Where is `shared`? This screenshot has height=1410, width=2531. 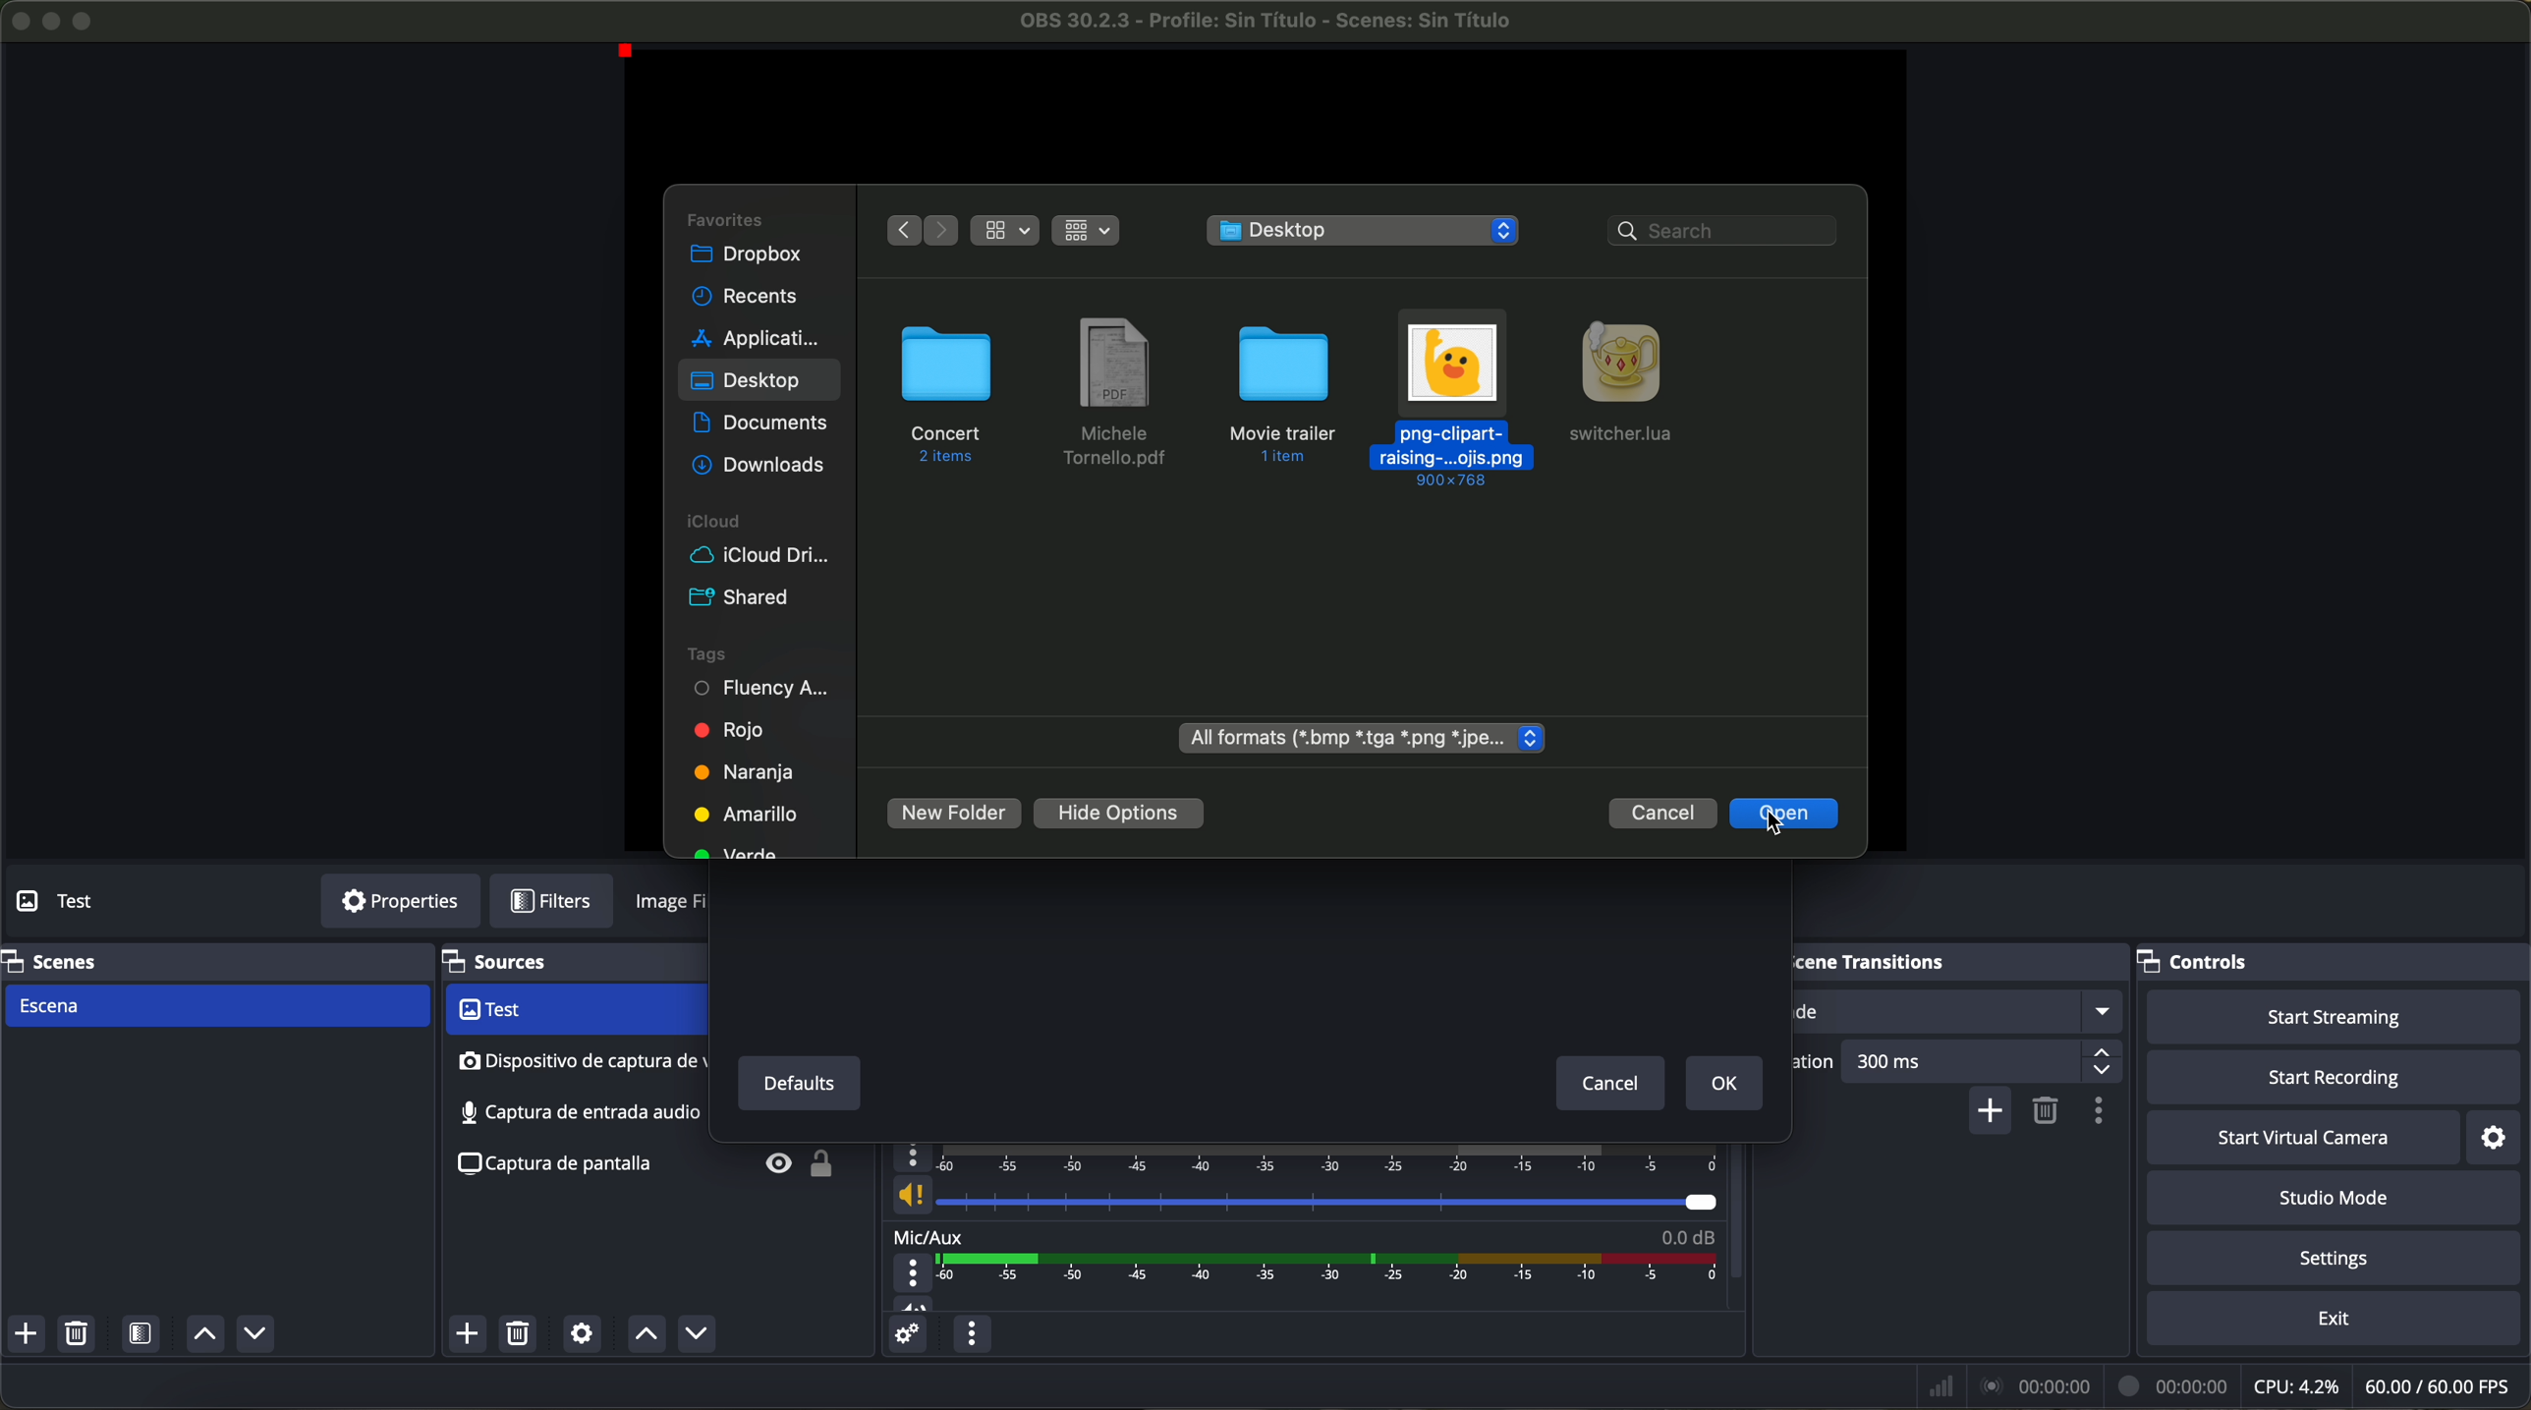 shared is located at coordinates (736, 597).